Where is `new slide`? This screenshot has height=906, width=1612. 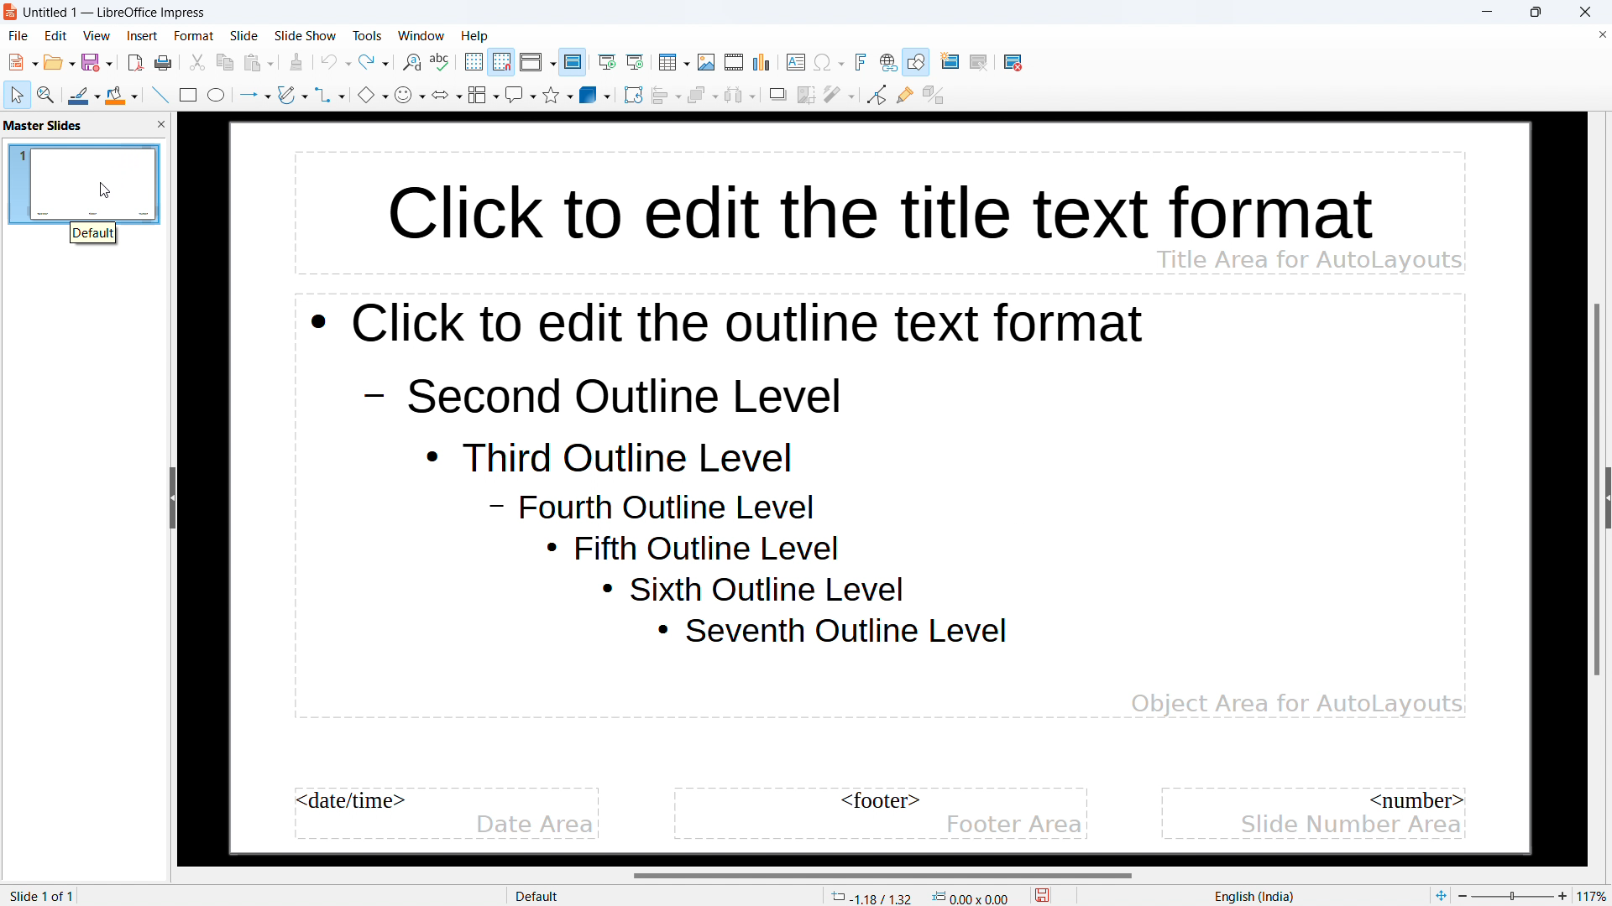 new slide is located at coordinates (954, 62).